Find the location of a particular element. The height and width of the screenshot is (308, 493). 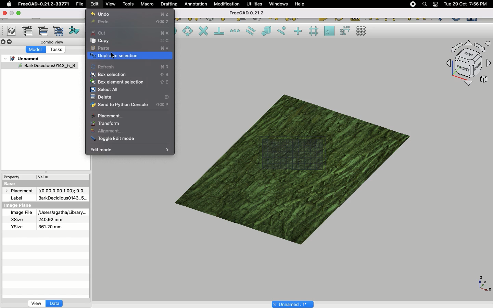

label is located at coordinates (18, 197).